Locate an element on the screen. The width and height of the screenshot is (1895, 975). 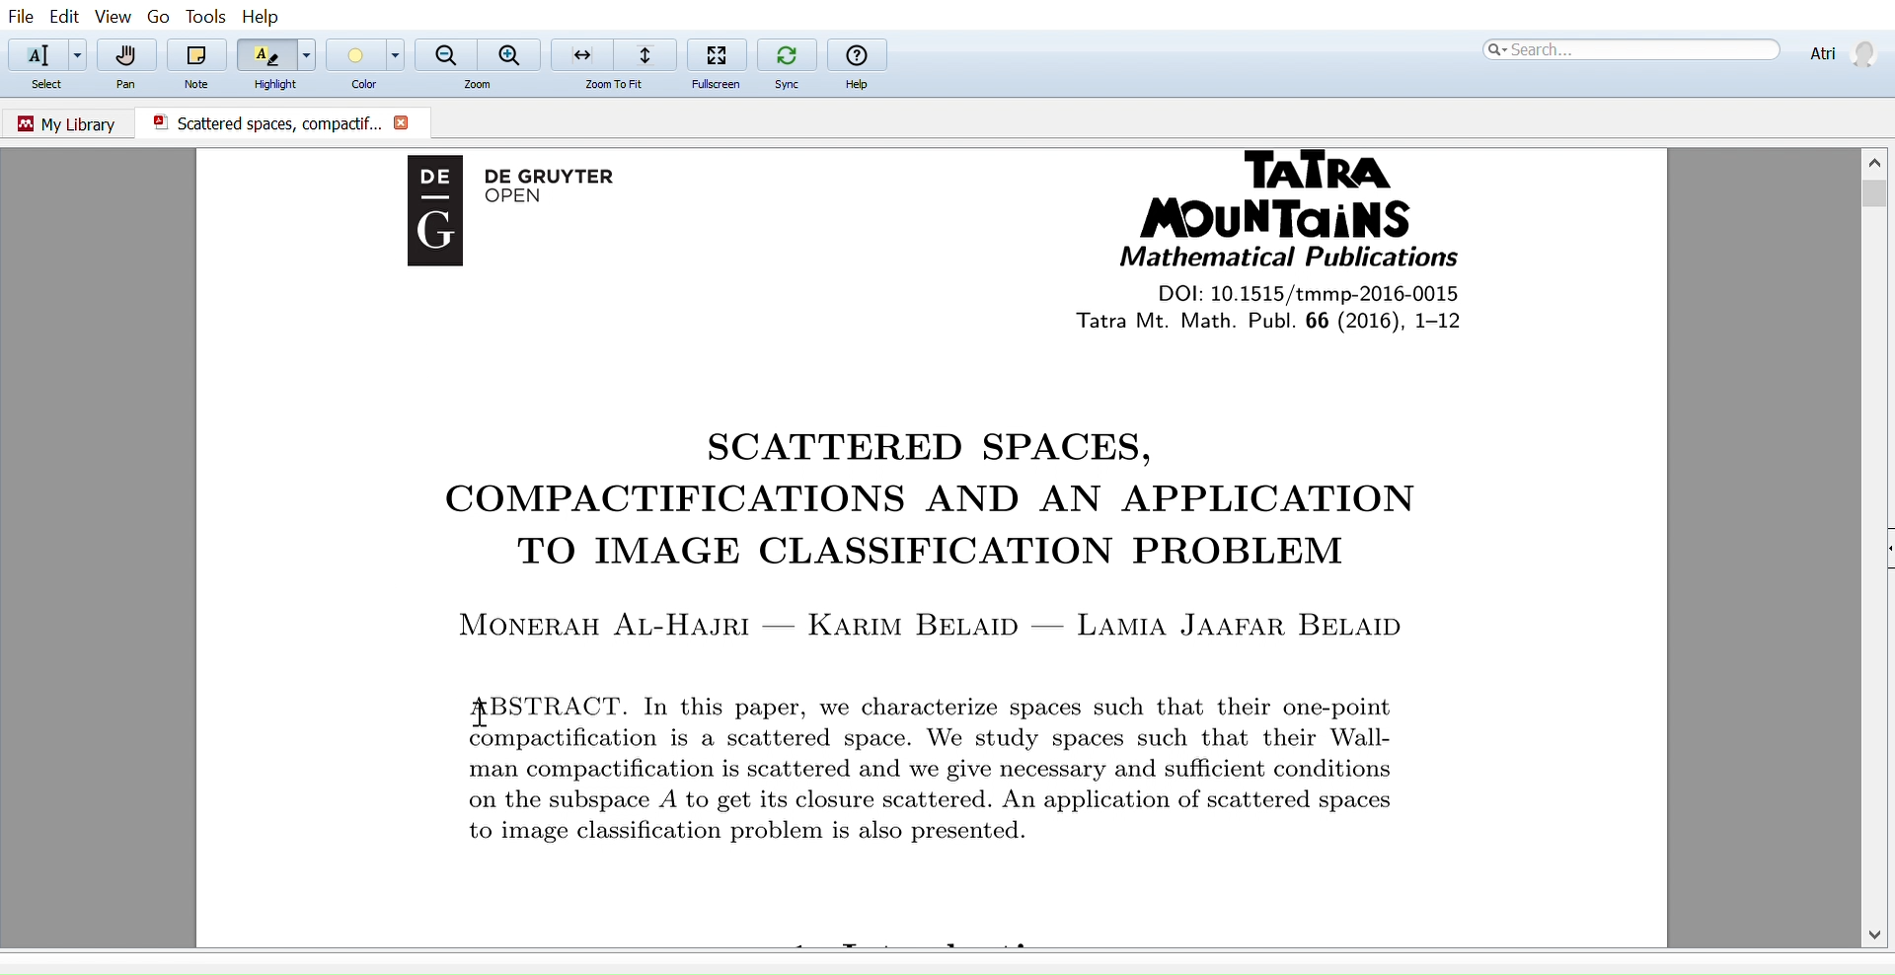
Select text is located at coordinates (34, 54).